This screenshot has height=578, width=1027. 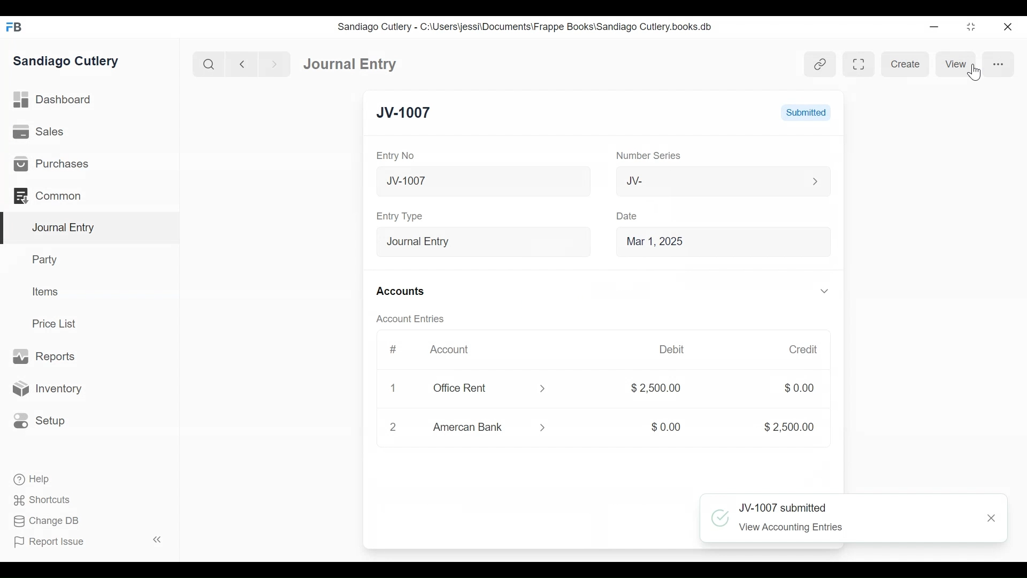 I want to click on #, so click(x=389, y=349).